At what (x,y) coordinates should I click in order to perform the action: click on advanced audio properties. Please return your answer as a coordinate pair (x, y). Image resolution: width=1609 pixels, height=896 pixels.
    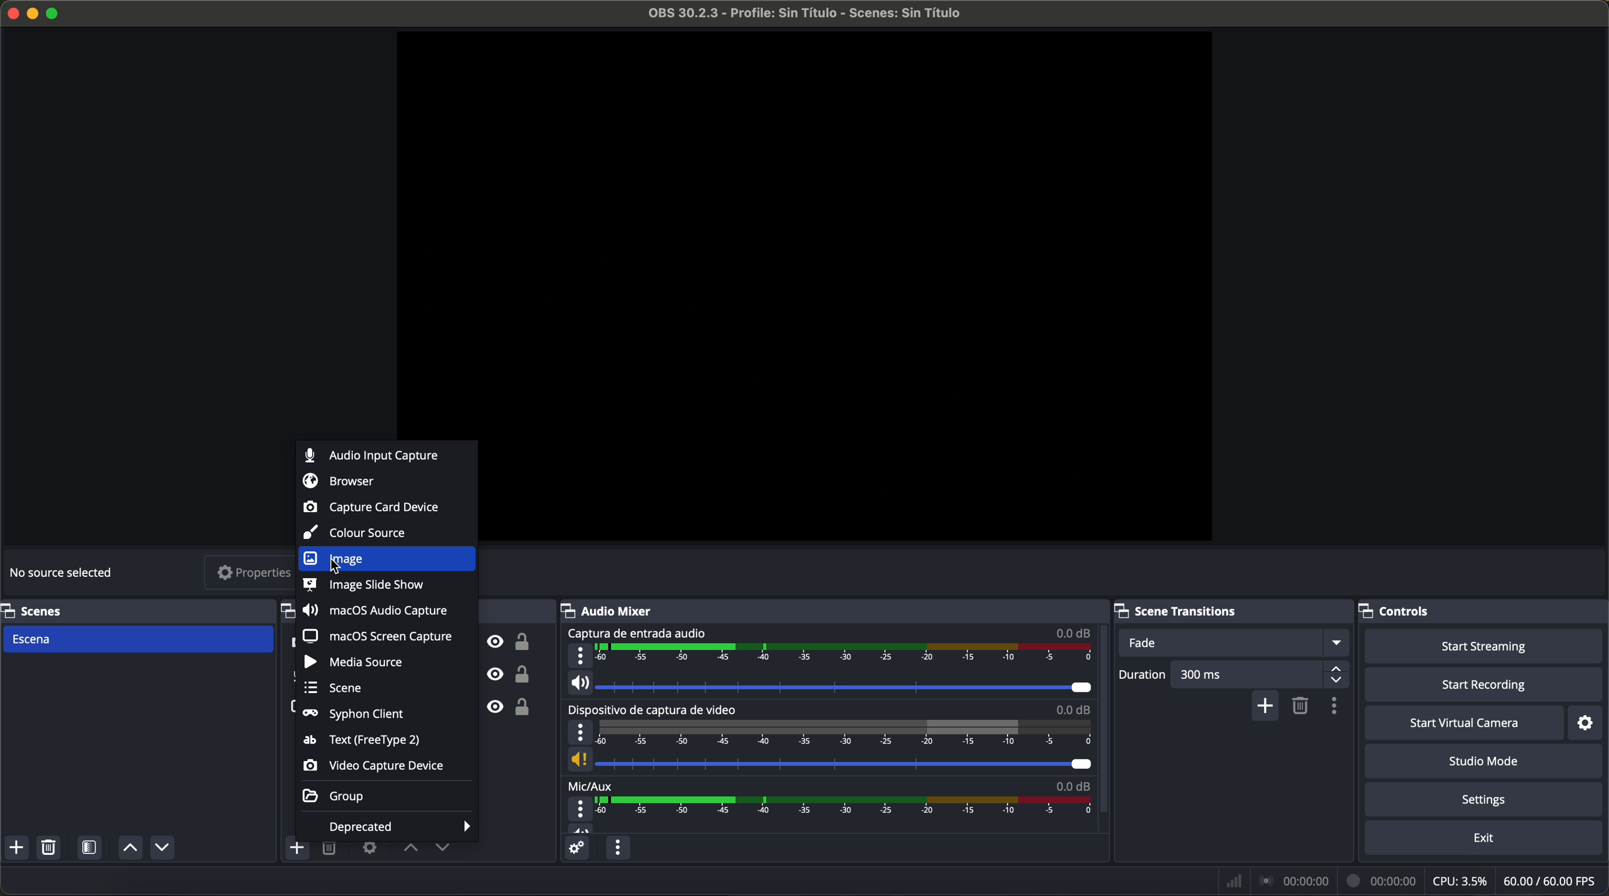
    Looking at the image, I should click on (576, 848).